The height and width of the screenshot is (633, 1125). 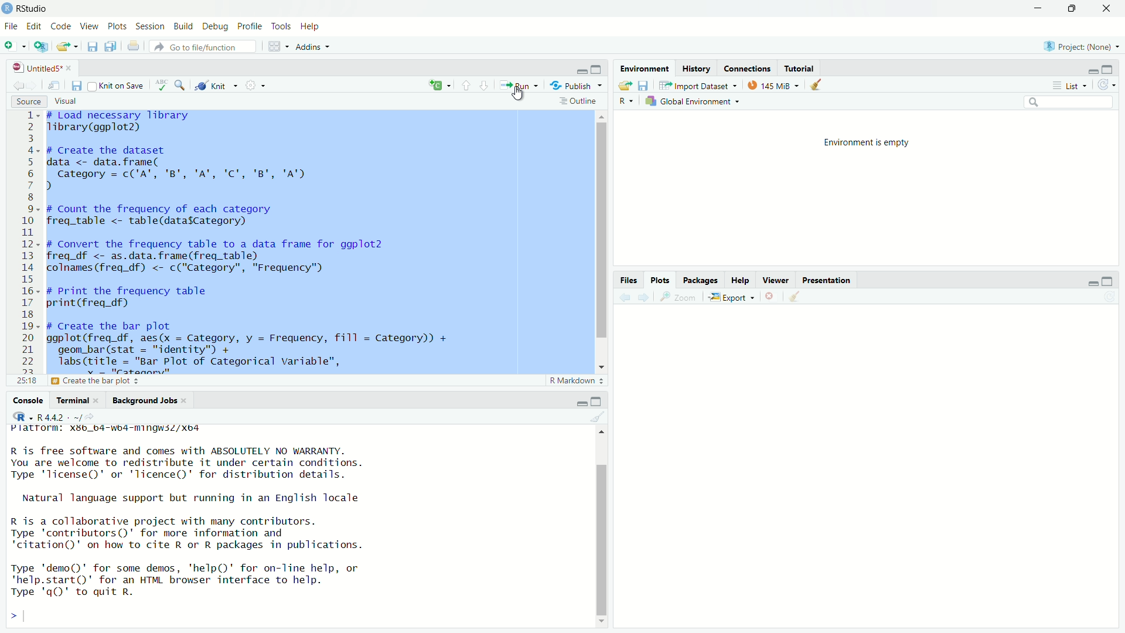 I want to click on vertical scrollbar, so click(x=603, y=541).